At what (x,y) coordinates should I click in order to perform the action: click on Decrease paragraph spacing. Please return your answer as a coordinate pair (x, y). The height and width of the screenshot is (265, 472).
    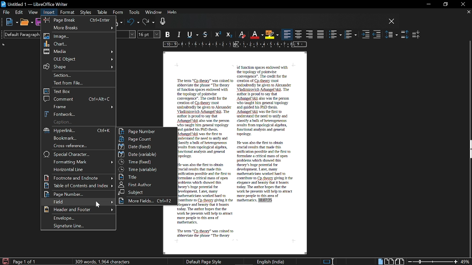
    Looking at the image, I should click on (416, 34).